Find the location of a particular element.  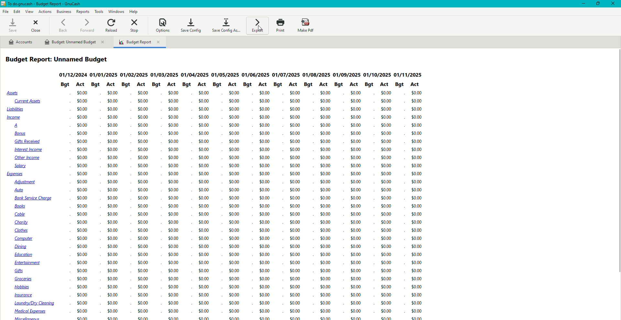

Close is located at coordinates (614, 4).